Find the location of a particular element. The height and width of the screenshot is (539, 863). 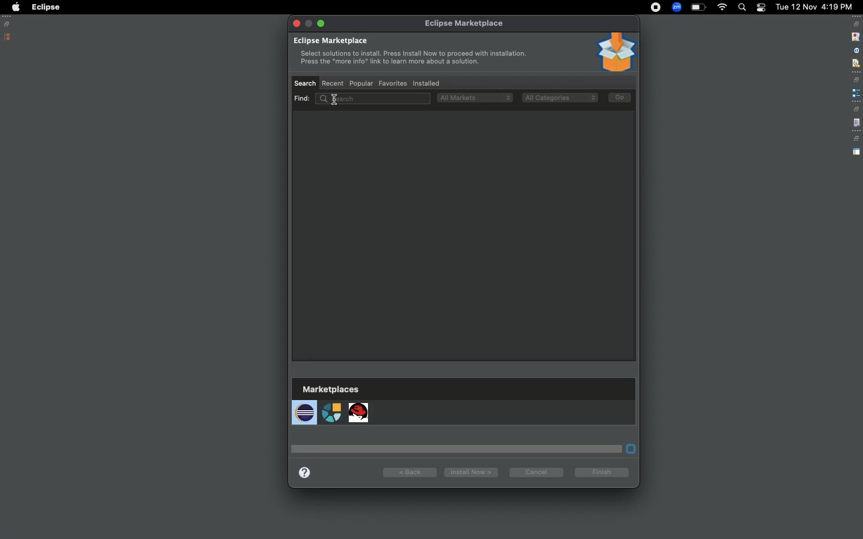

Search is located at coordinates (741, 7).